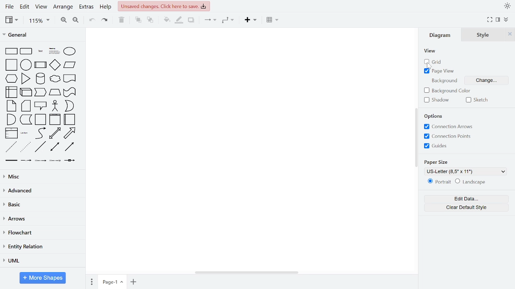 This screenshot has height=289, width=515. I want to click on trapezoid, so click(56, 92).